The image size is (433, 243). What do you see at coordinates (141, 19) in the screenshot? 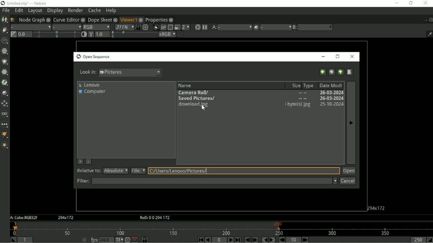
I see `close` at bounding box center [141, 19].